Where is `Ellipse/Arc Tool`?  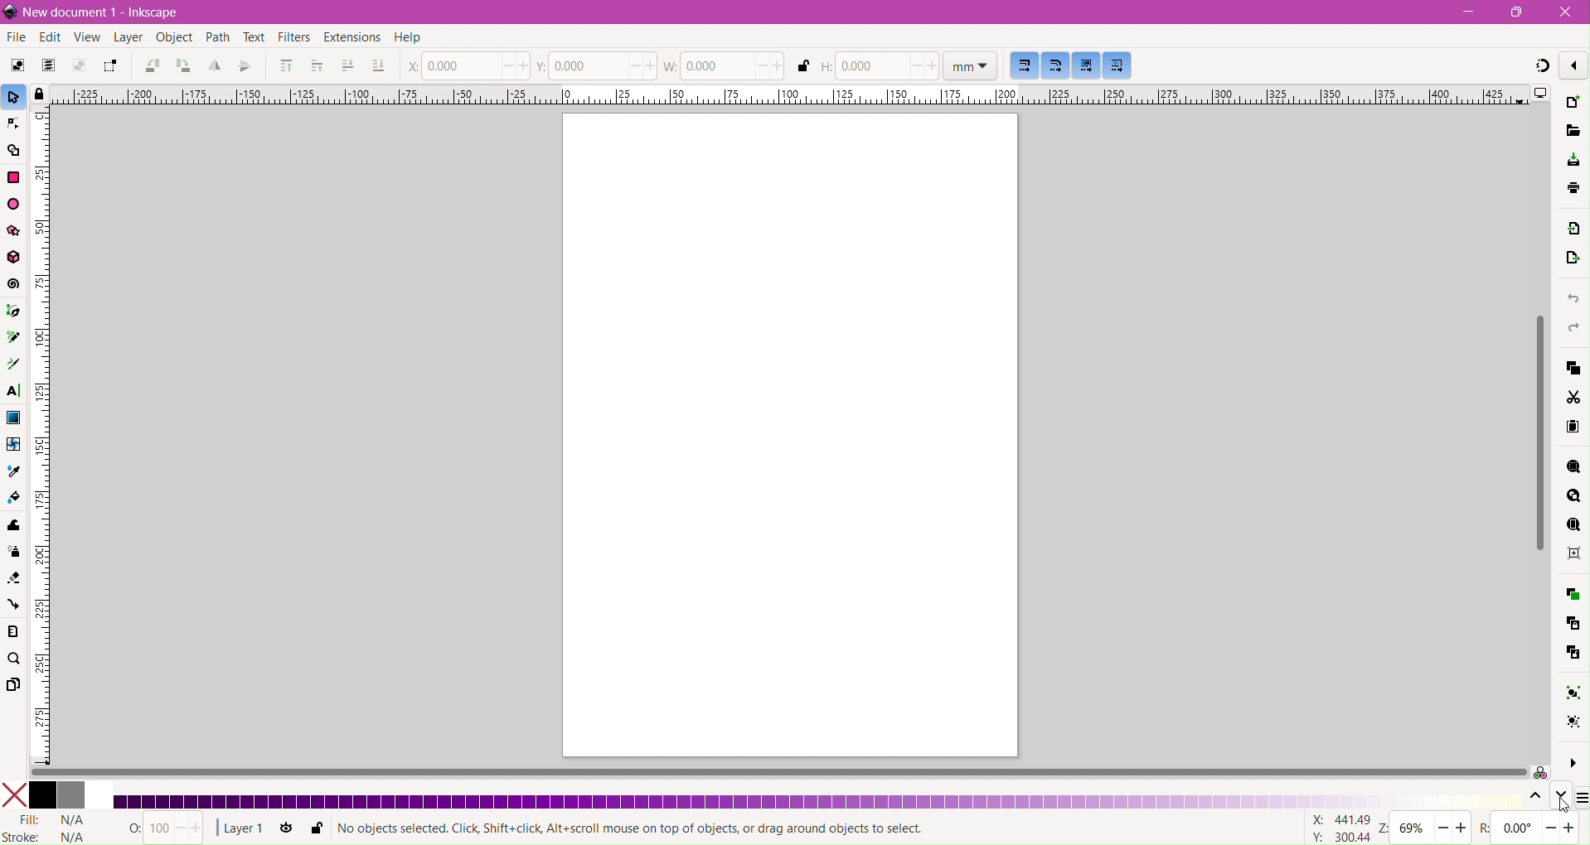
Ellipse/Arc Tool is located at coordinates (15, 204).